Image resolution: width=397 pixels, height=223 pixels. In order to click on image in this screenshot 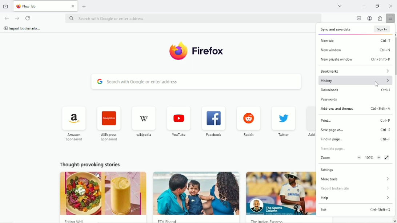, I will do `click(102, 193)`.